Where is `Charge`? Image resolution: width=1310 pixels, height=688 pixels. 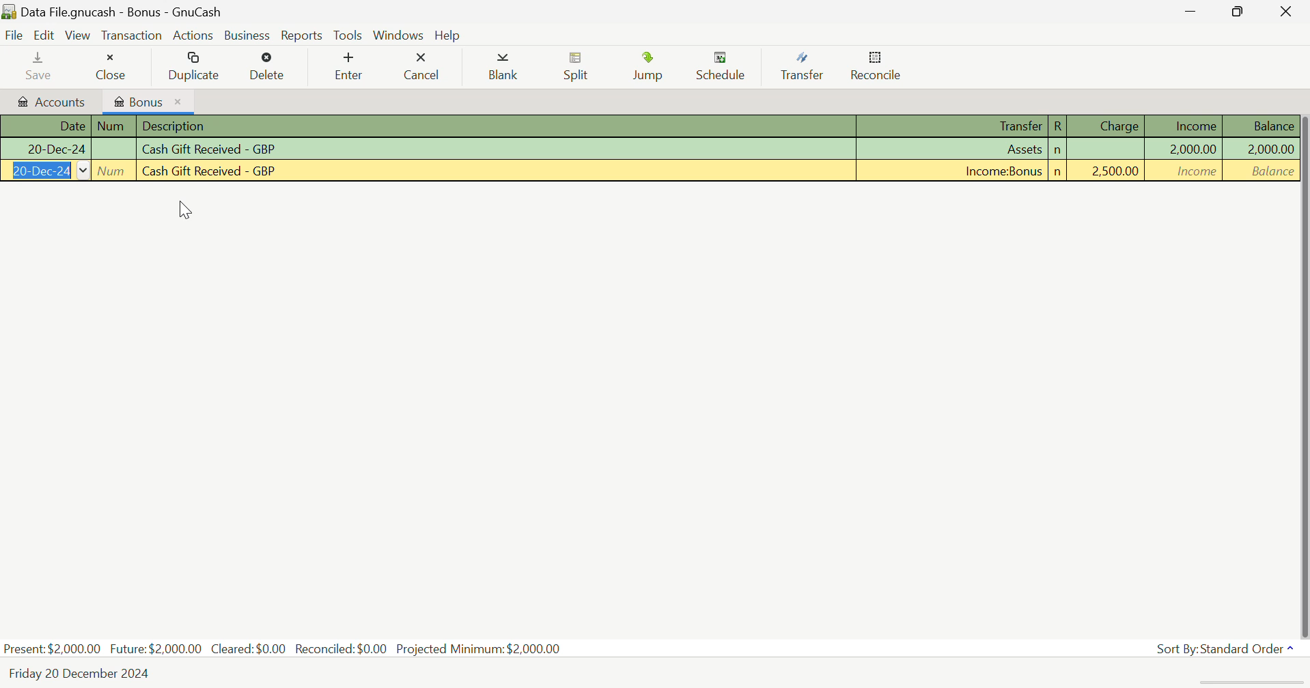 Charge is located at coordinates (1109, 150).